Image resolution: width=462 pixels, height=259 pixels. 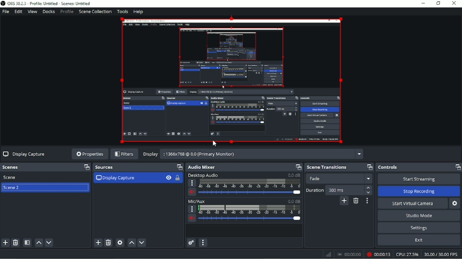 What do you see at coordinates (192, 192) in the screenshot?
I see `Volume` at bounding box center [192, 192].